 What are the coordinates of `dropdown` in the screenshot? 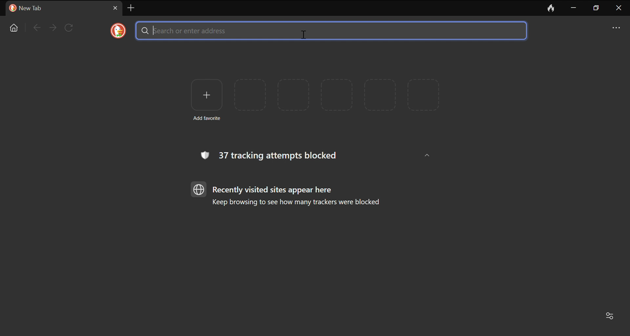 It's located at (427, 156).